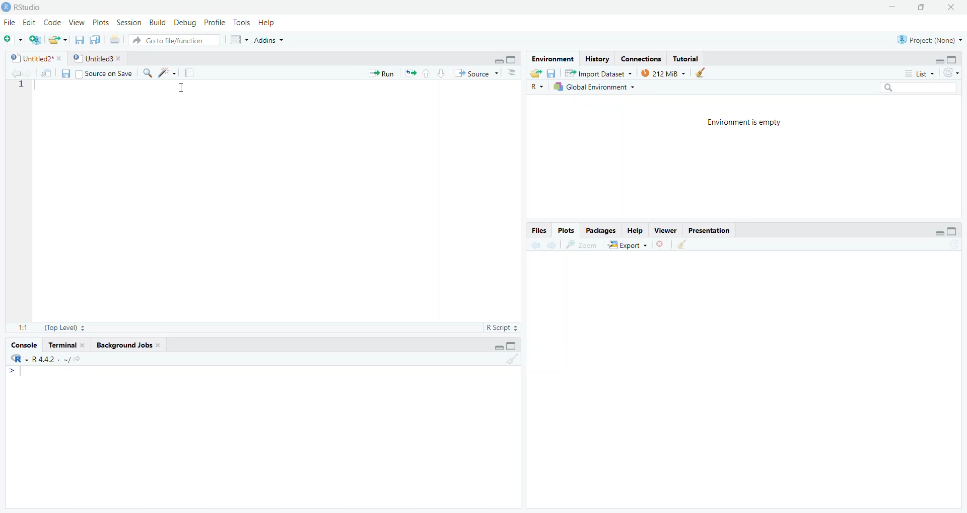 Image resolution: width=967 pixels, height=513 pixels. I want to click on redo, so click(952, 73).